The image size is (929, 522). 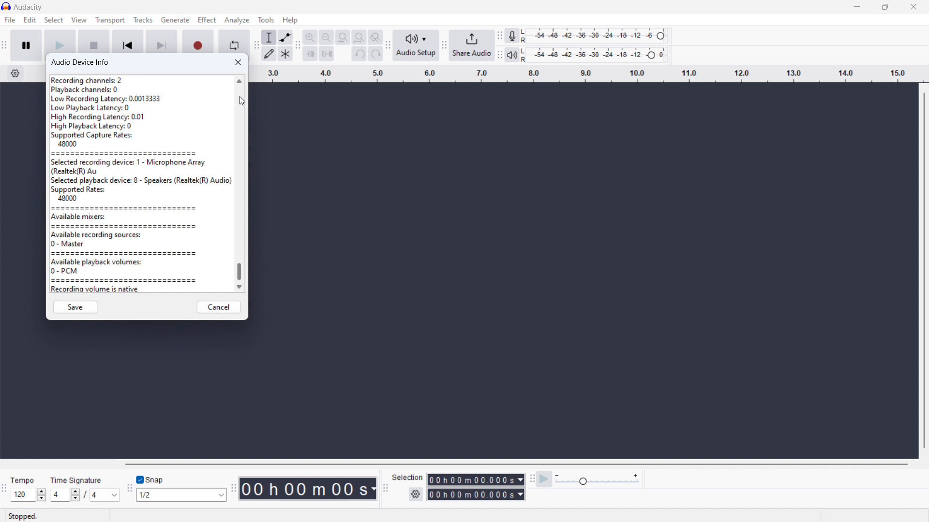 What do you see at coordinates (207, 19) in the screenshot?
I see `effect` at bounding box center [207, 19].